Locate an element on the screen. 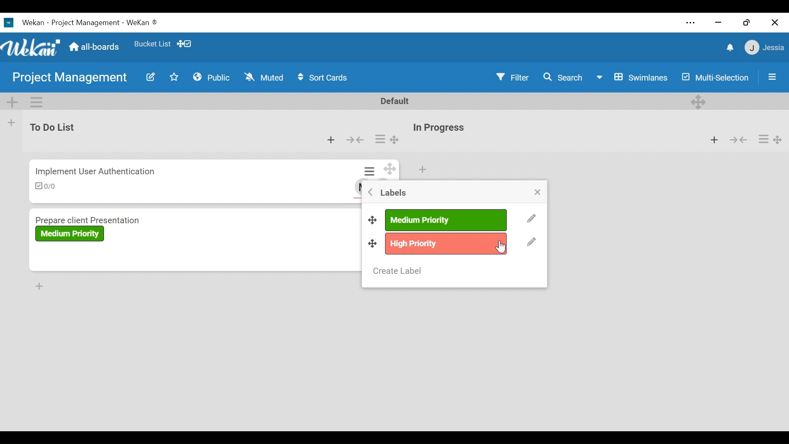 This screenshot has width=789, height=444. Home (all-boards) is located at coordinates (93, 46).